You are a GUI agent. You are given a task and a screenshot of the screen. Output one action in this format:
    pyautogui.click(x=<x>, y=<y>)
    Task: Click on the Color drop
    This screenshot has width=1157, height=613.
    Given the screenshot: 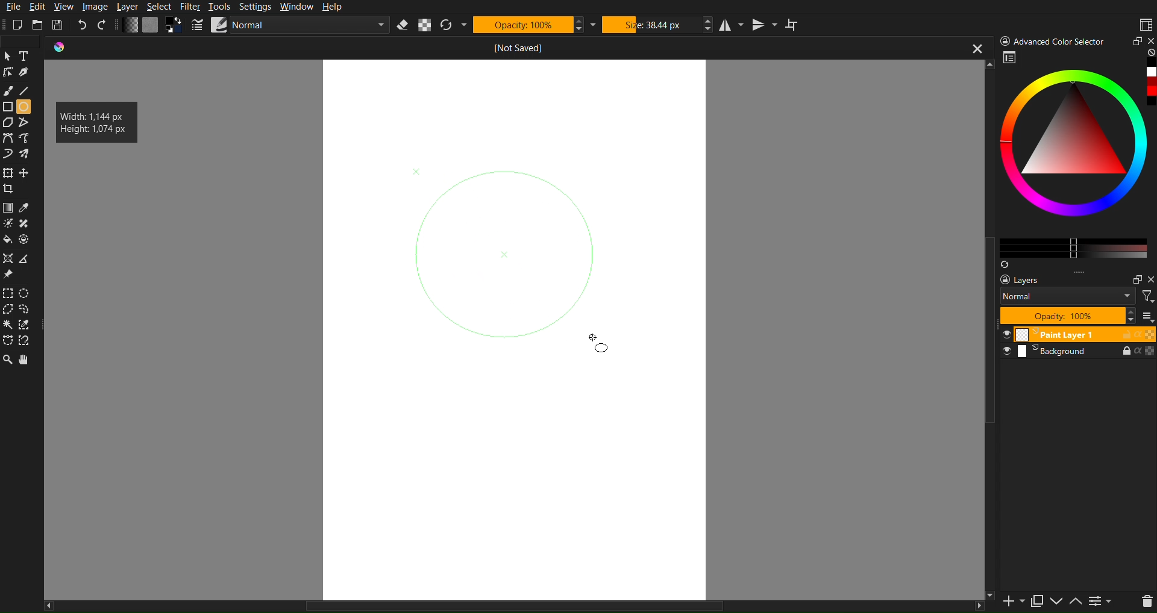 What is the action you would take?
    pyautogui.click(x=26, y=208)
    